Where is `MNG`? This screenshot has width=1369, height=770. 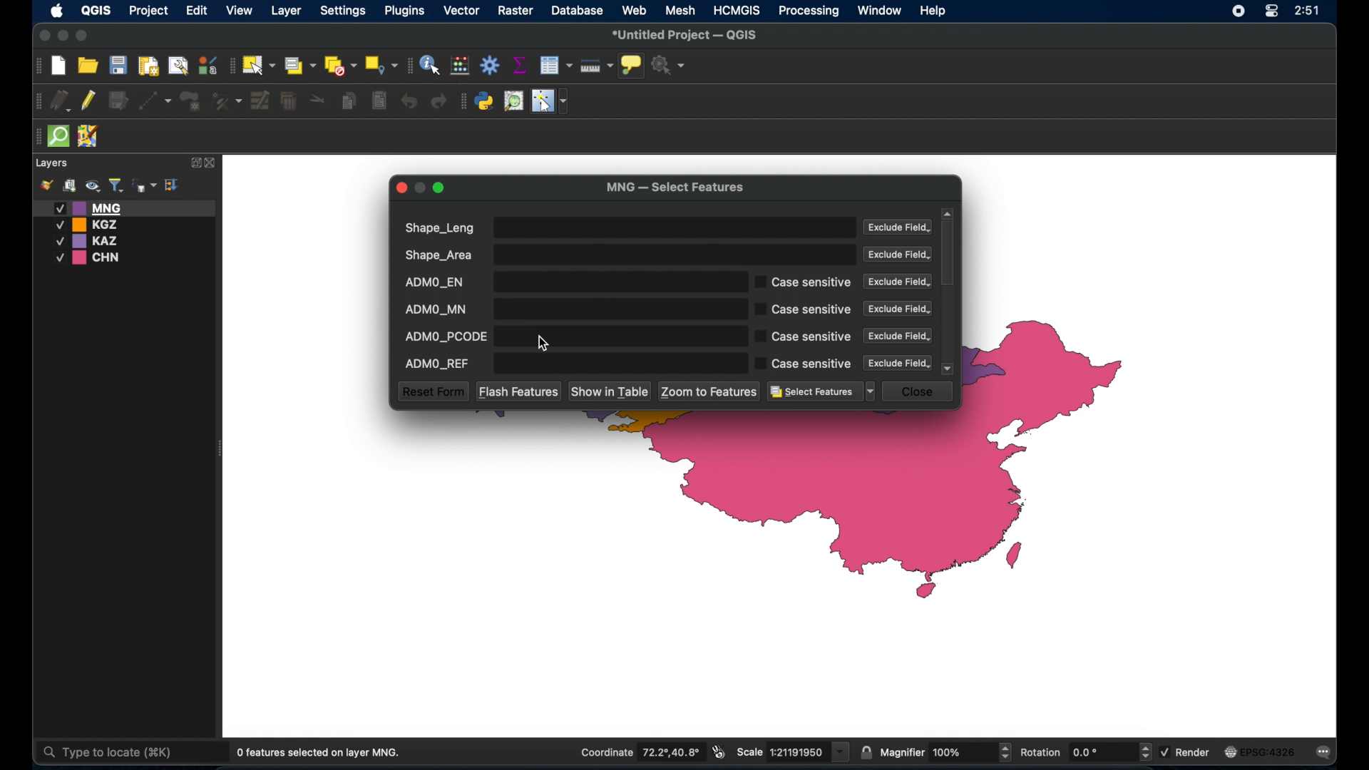 MNG is located at coordinates (125, 207).